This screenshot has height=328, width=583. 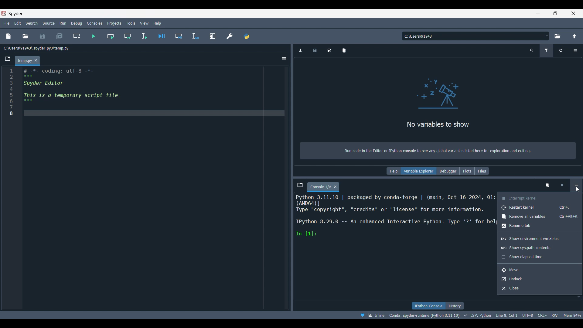 What do you see at coordinates (540, 270) in the screenshot?
I see `Move` at bounding box center [540, 270].